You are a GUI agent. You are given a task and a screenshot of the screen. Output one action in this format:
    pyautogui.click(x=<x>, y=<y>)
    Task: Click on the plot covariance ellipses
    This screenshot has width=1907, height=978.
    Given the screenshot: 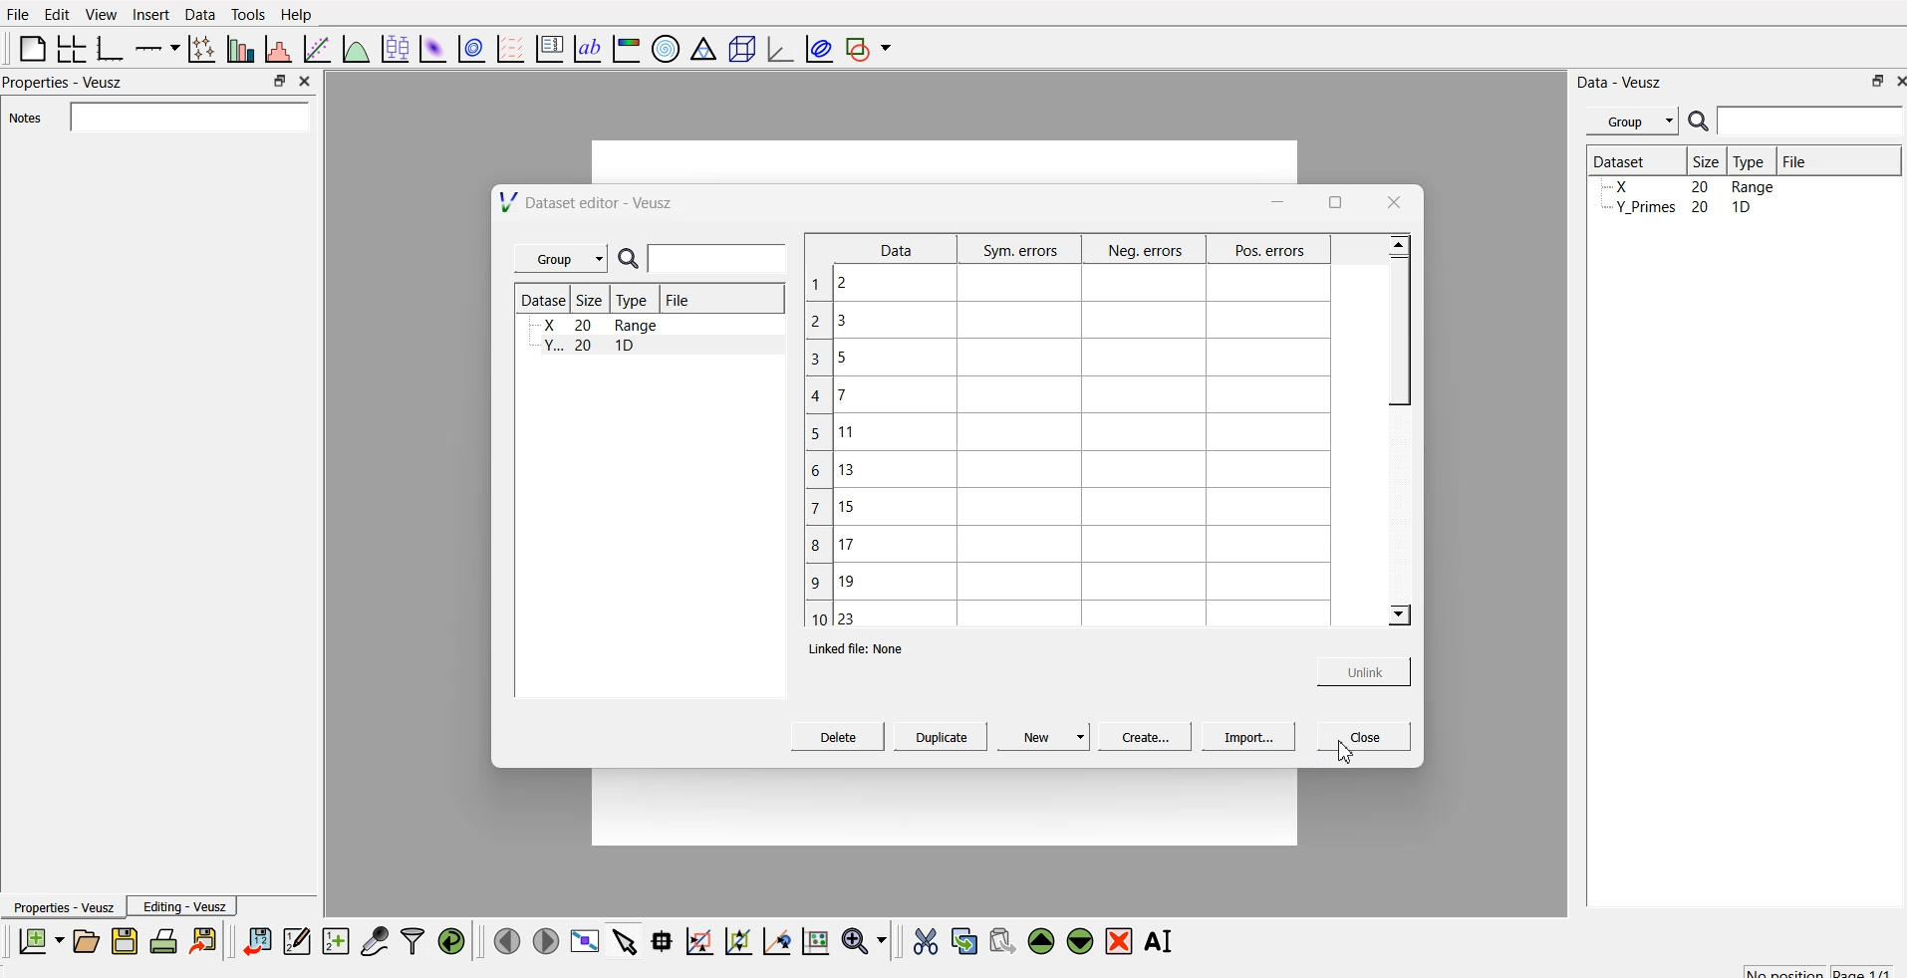 What is the action you would take?
    pyautogui.click(x=820, y=47)
    